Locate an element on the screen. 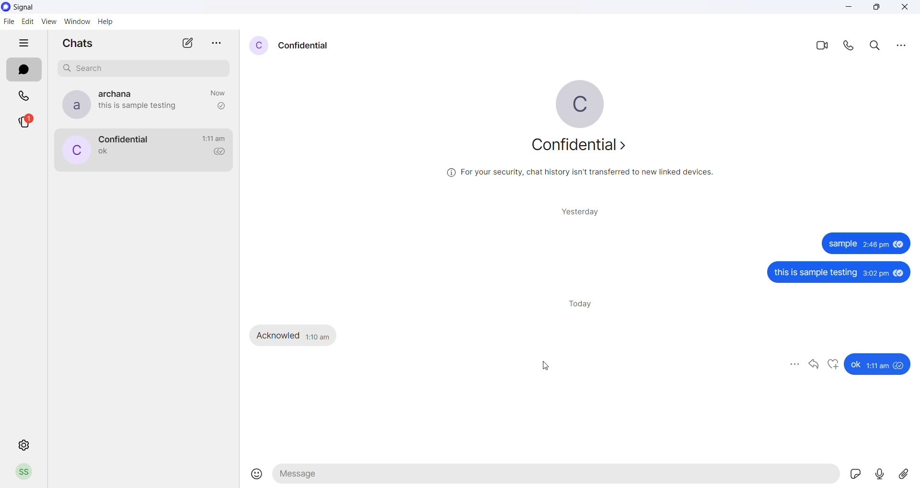 This screenshot has height=488, width=920. edit is located at coordinates (28, 21).